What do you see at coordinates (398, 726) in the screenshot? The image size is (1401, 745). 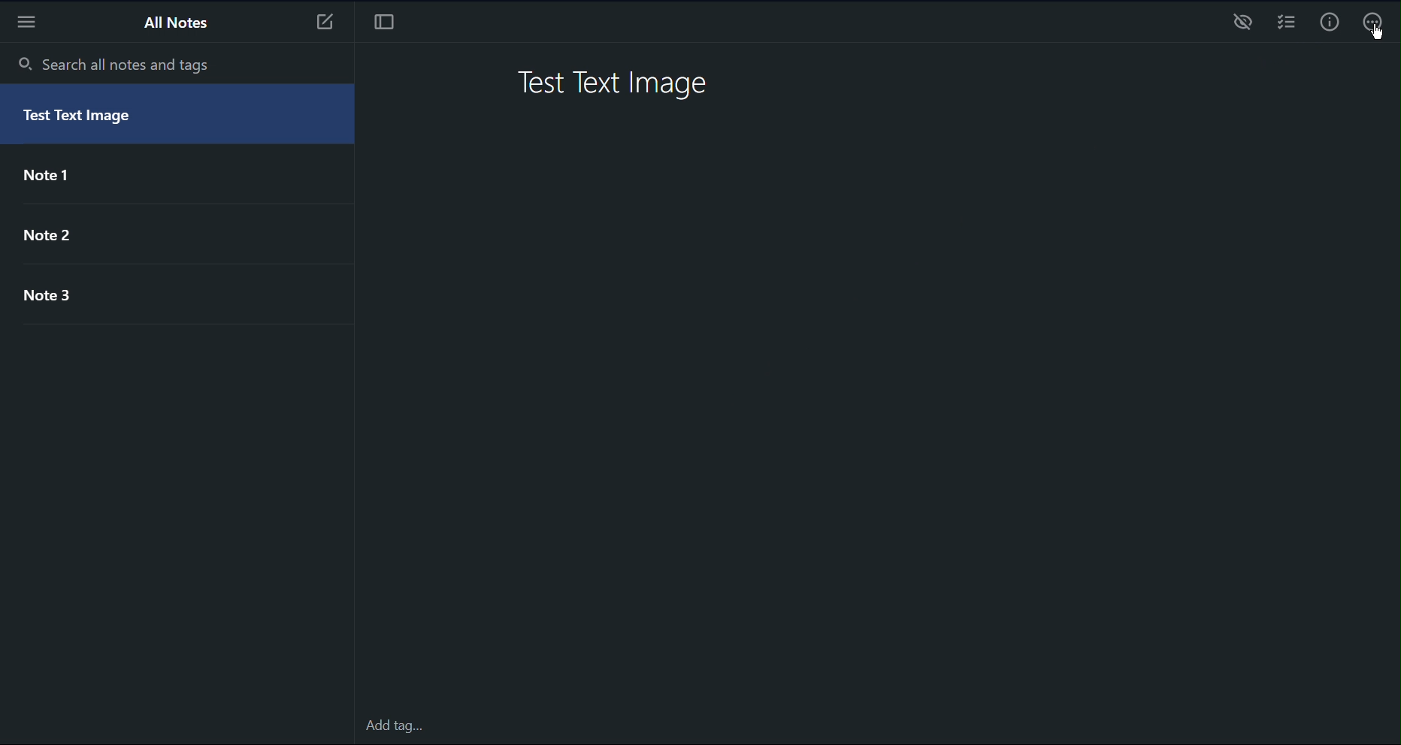 I see `Add tag` at bounding box center [398, 726].